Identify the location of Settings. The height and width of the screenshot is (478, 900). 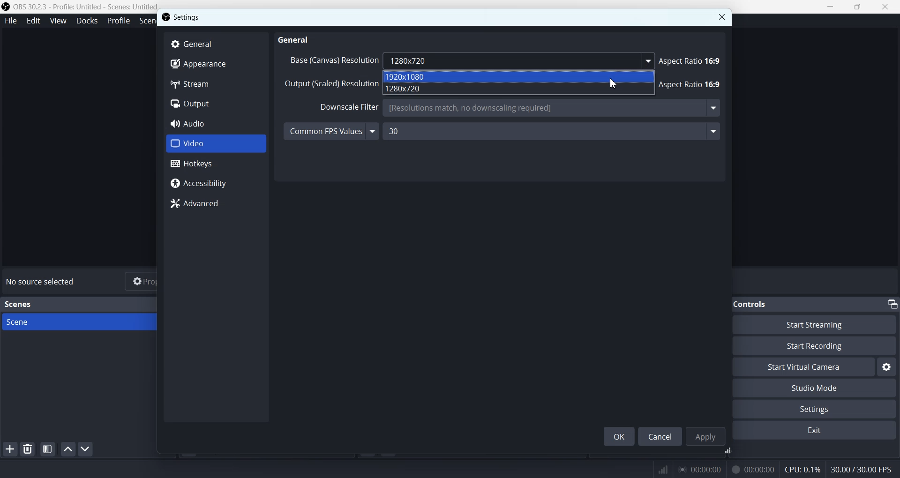
(188, 17).